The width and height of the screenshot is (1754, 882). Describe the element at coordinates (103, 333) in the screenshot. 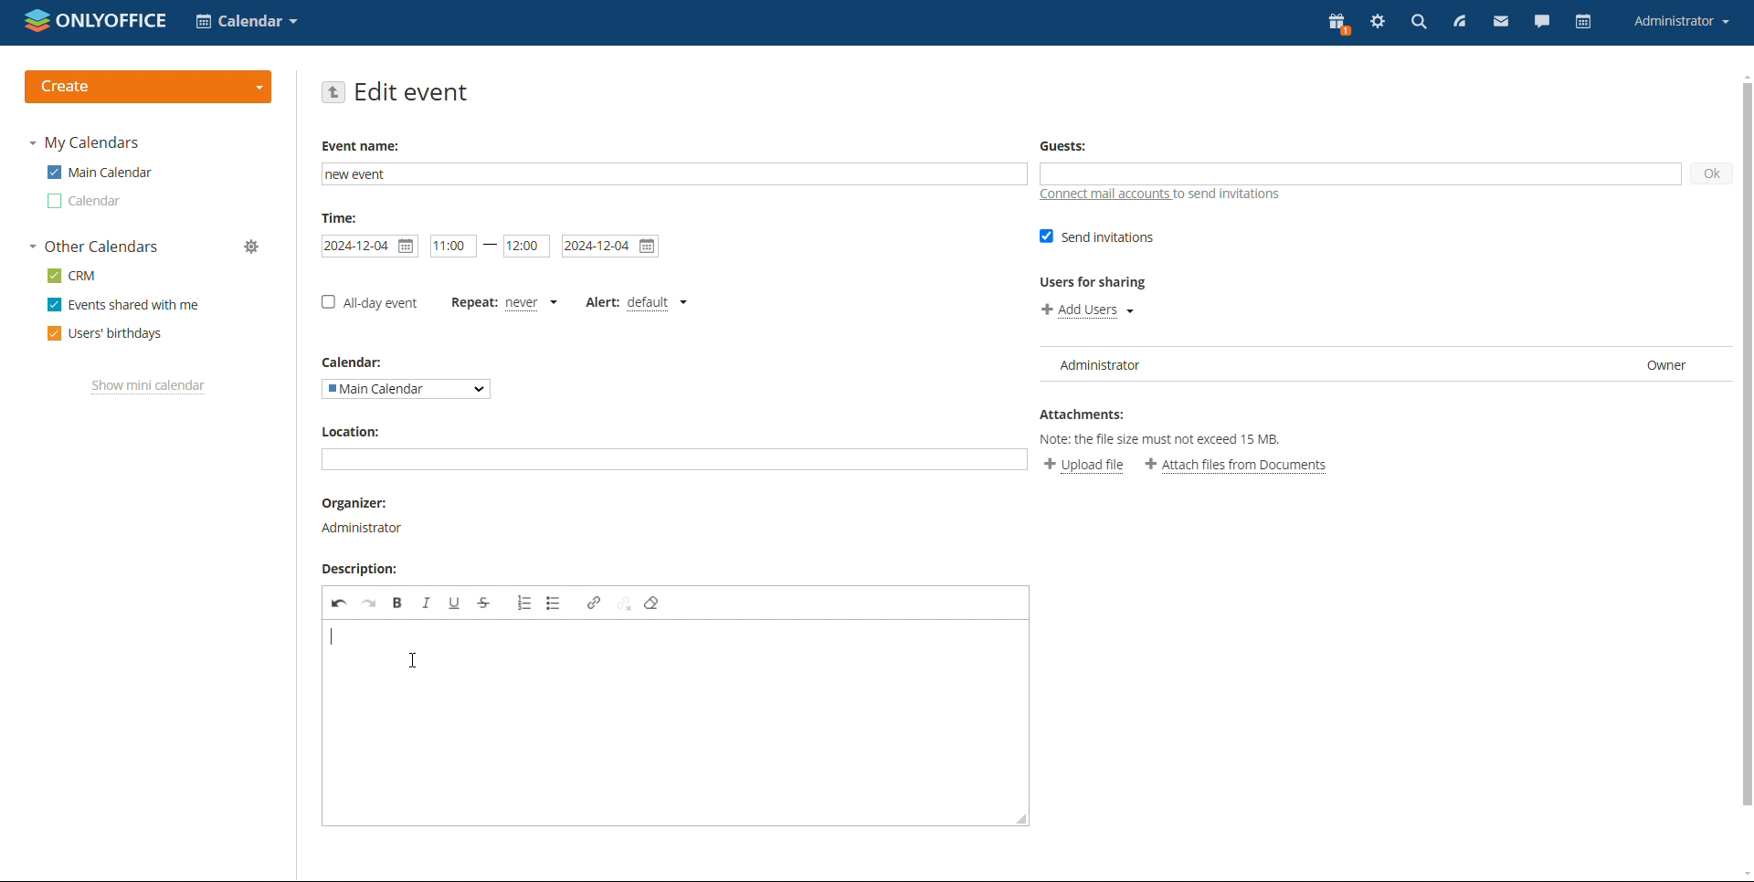

I see `users' birthdays` at that location.